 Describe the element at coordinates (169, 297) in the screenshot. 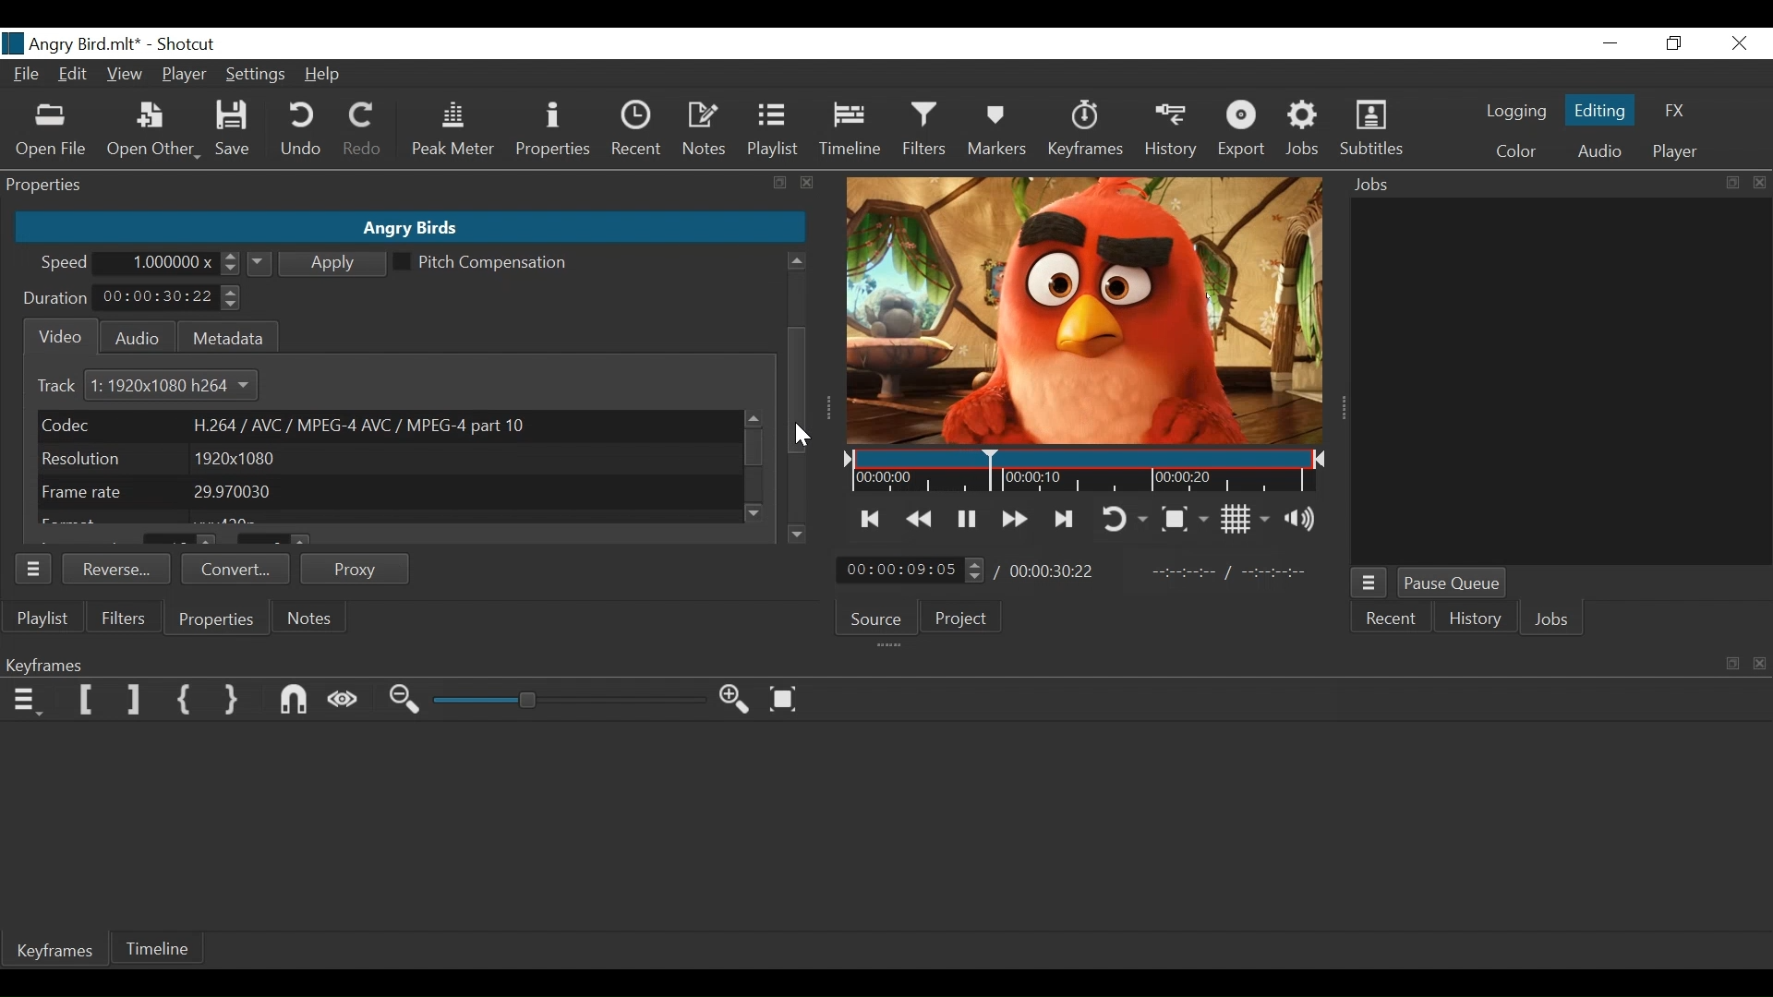

I see `Duration Field` at that location.